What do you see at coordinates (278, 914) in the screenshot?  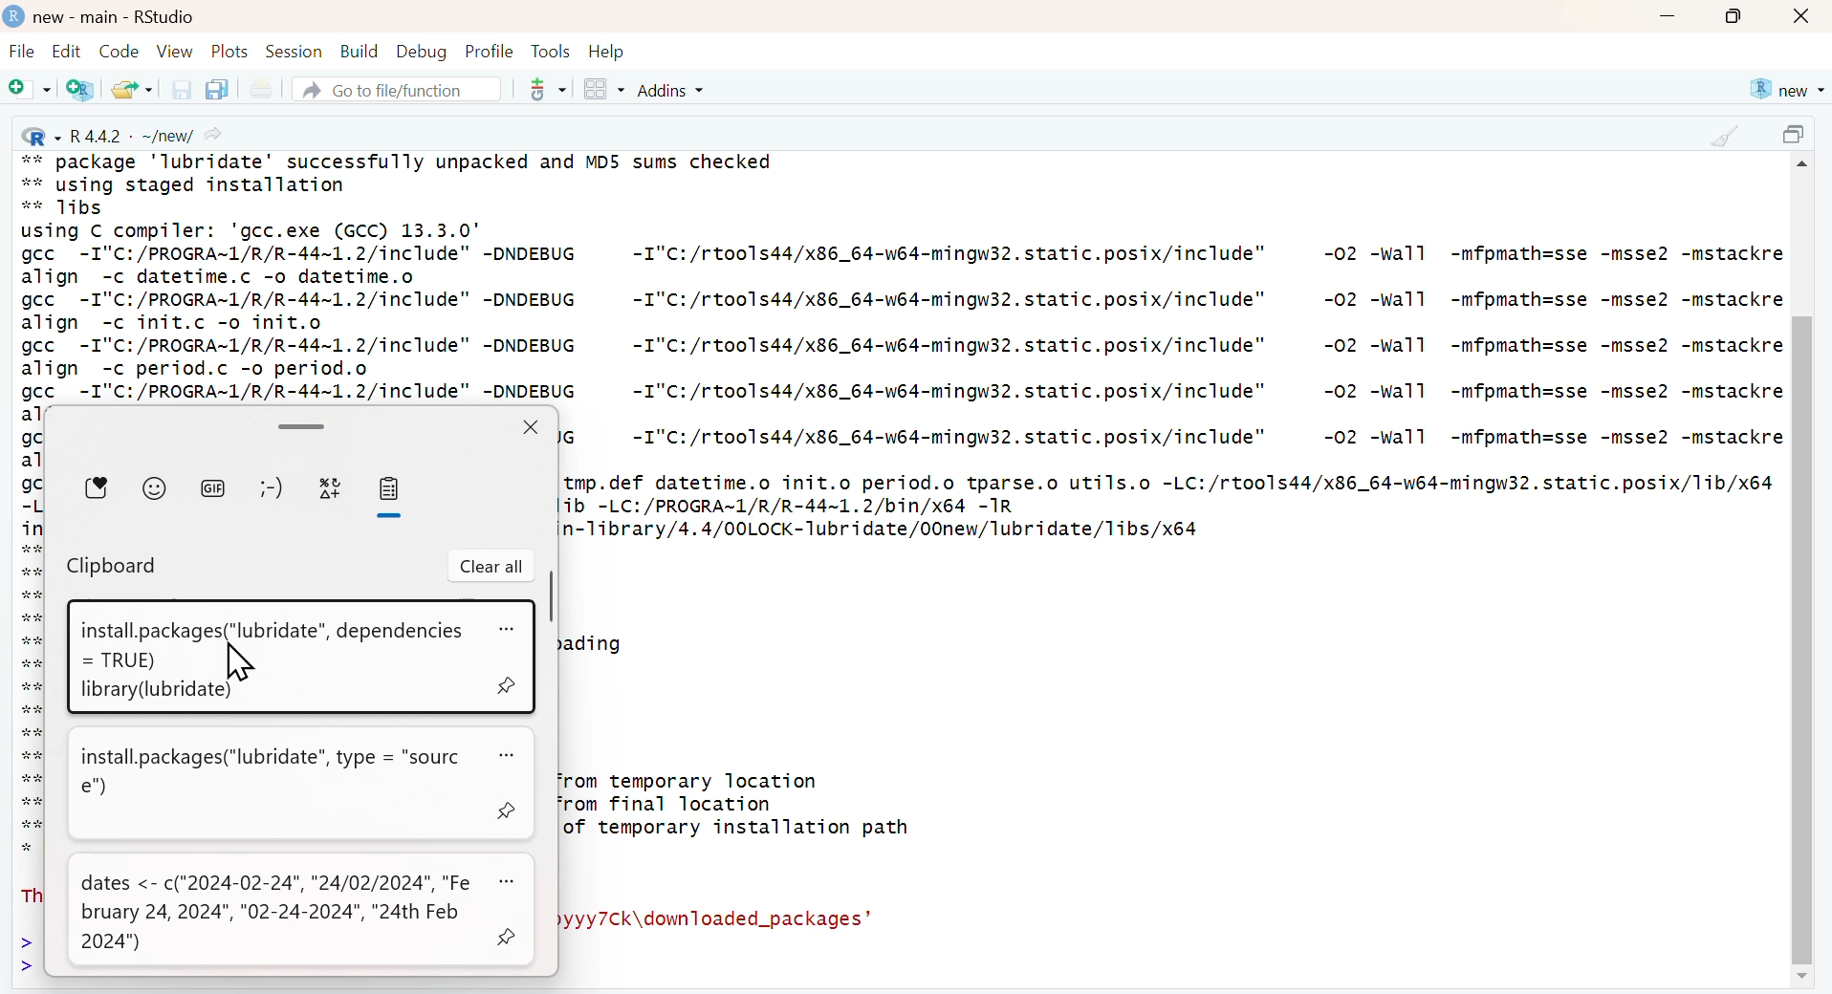 I see `dates <- ¢("2024-02-24", "24/02/2024", "Fe
bruary 24, 2024", "02-24-2024", "24th Feb
2024")` at bounding box center [278, 914].